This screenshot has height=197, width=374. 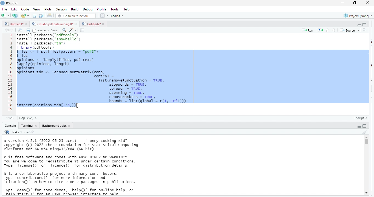 I want to click on rs studio logo, so click(x=2, y=3).